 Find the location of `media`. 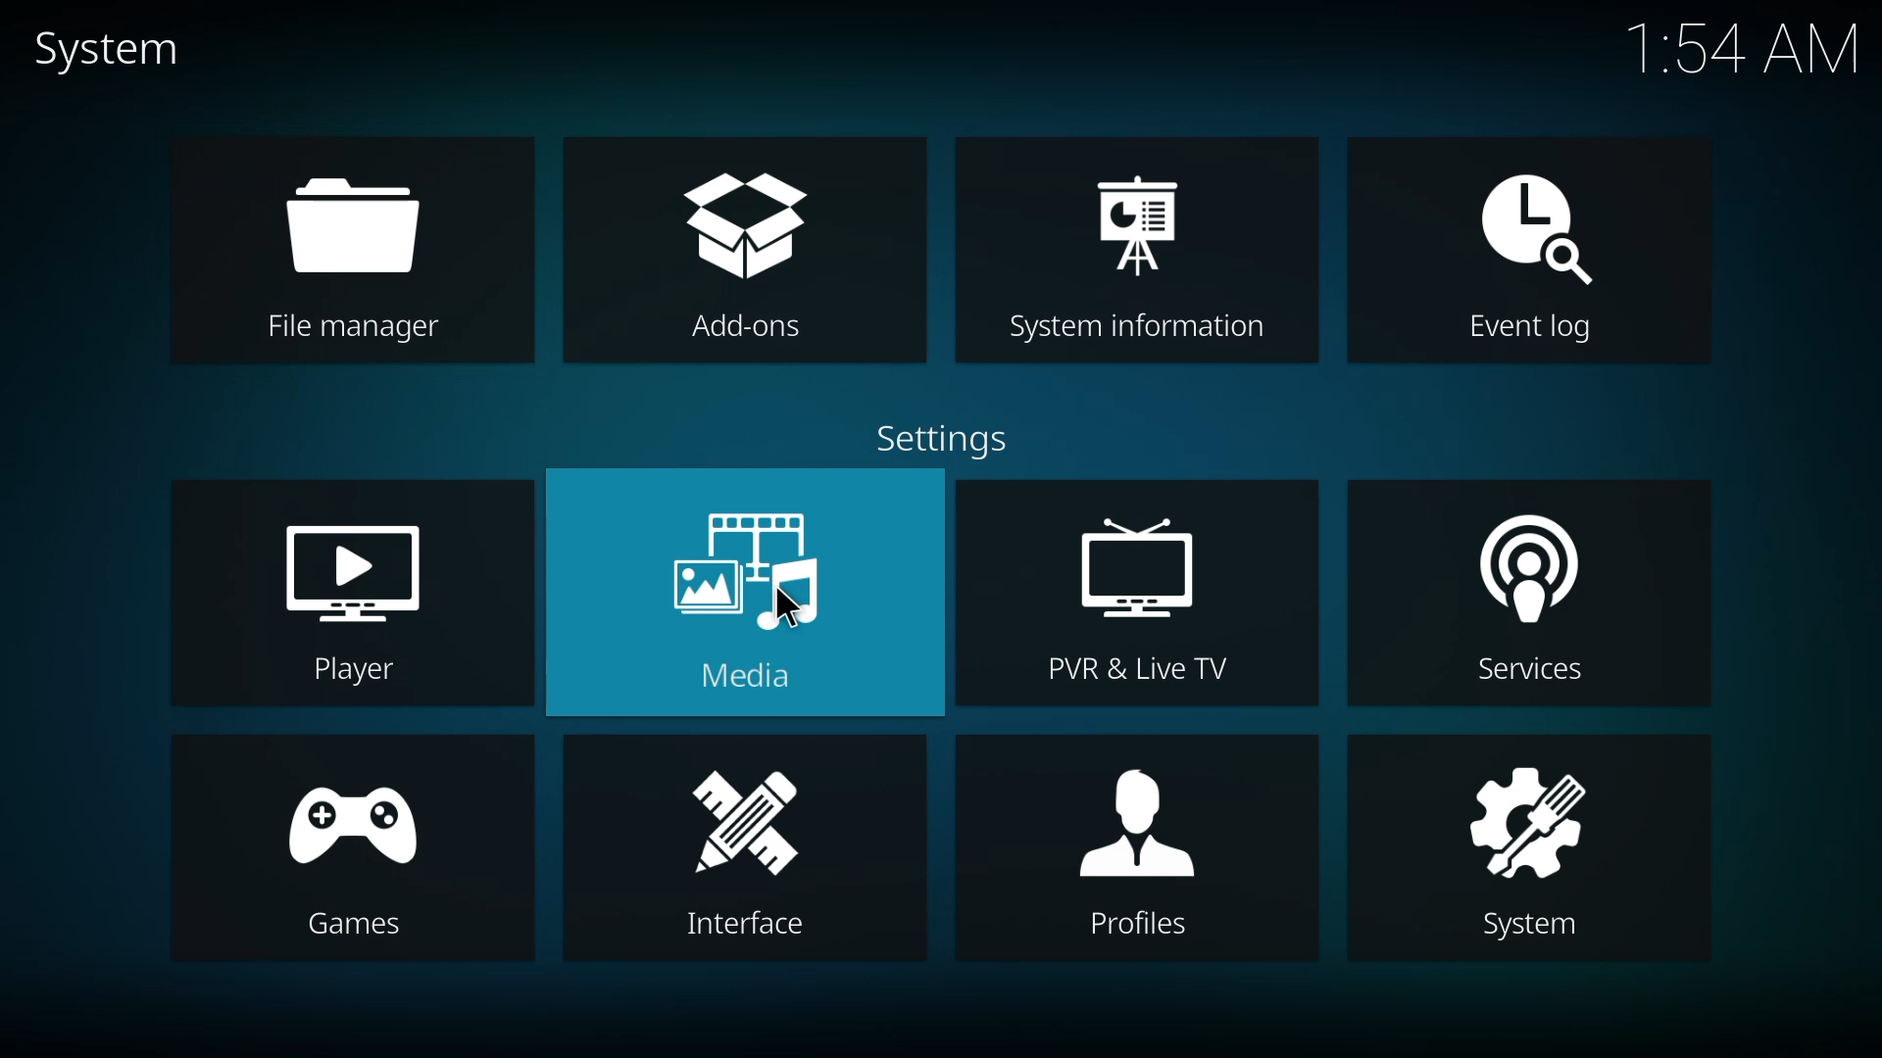

media is located at coordinates (755, 597).